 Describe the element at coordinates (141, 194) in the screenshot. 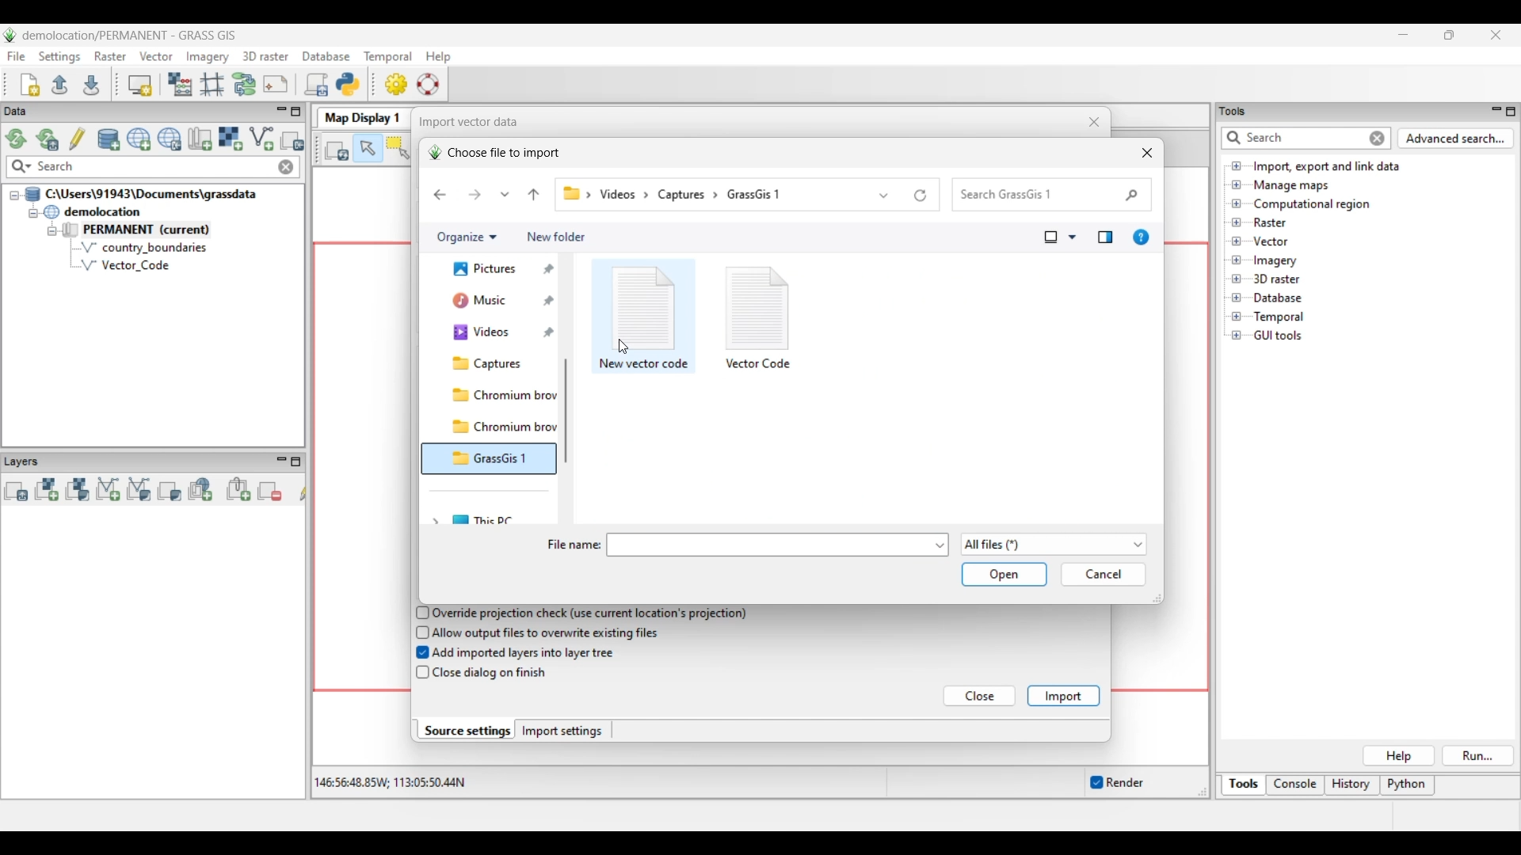

I see `Double click to collapse file thread` at that location.